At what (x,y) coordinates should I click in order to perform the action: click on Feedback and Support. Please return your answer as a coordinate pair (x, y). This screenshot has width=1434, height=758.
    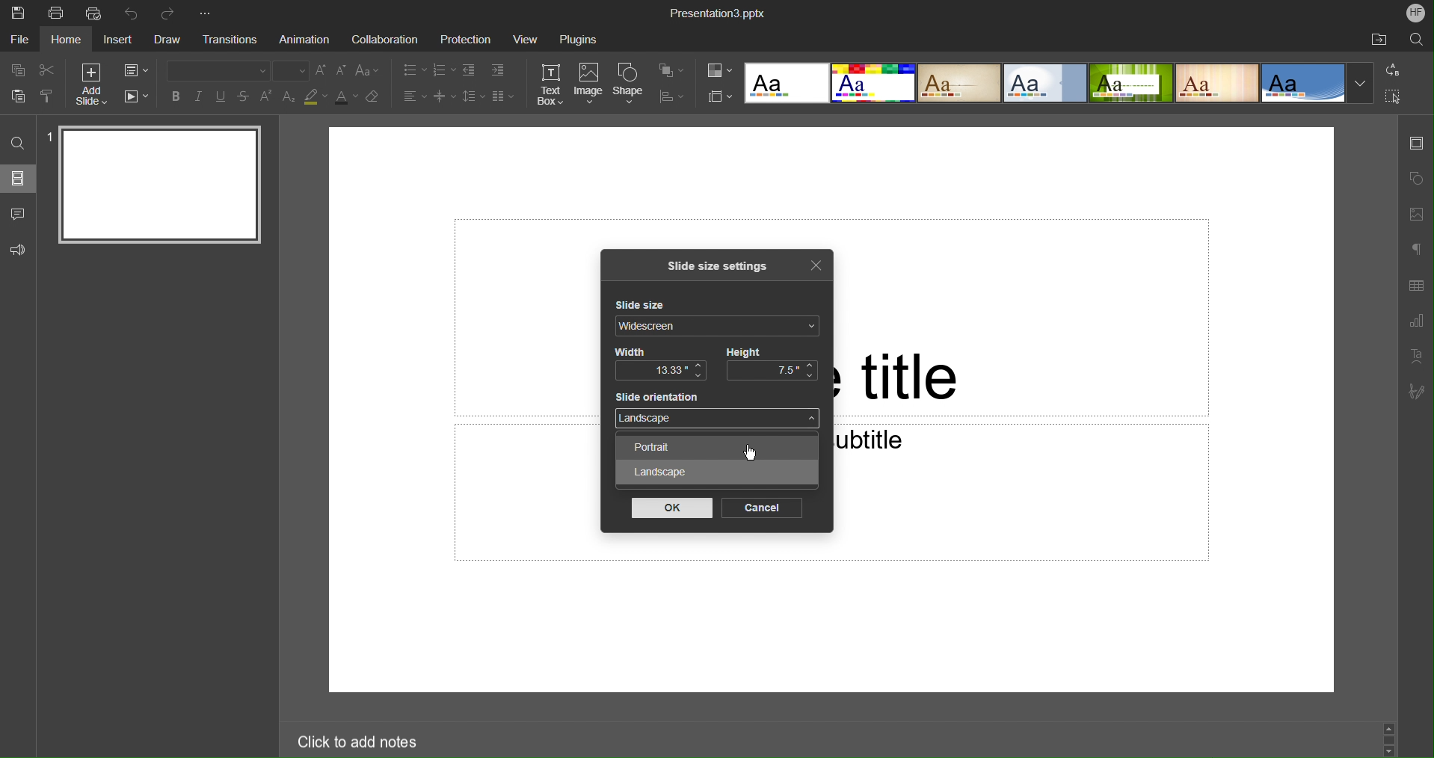
    Looking at the image, I should click on (18, 250).